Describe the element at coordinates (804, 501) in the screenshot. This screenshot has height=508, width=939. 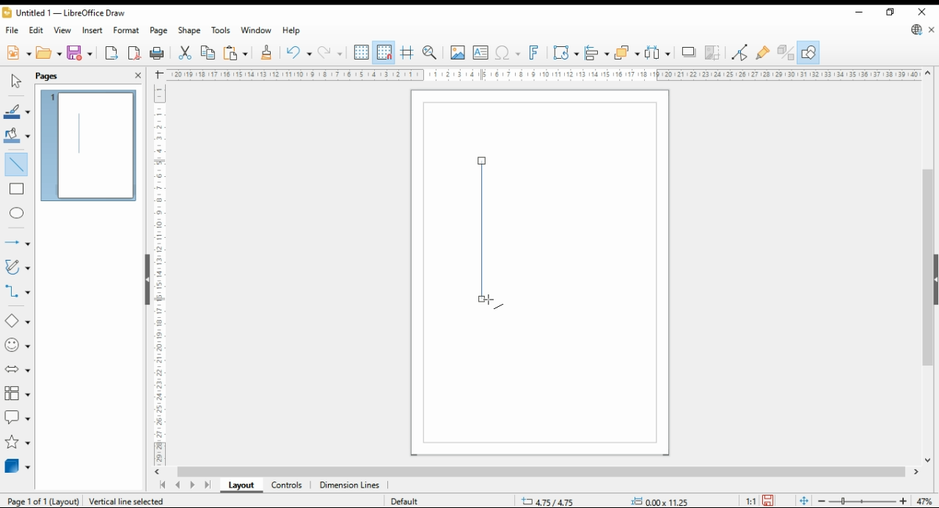
I see `fit page to current window` at that location.